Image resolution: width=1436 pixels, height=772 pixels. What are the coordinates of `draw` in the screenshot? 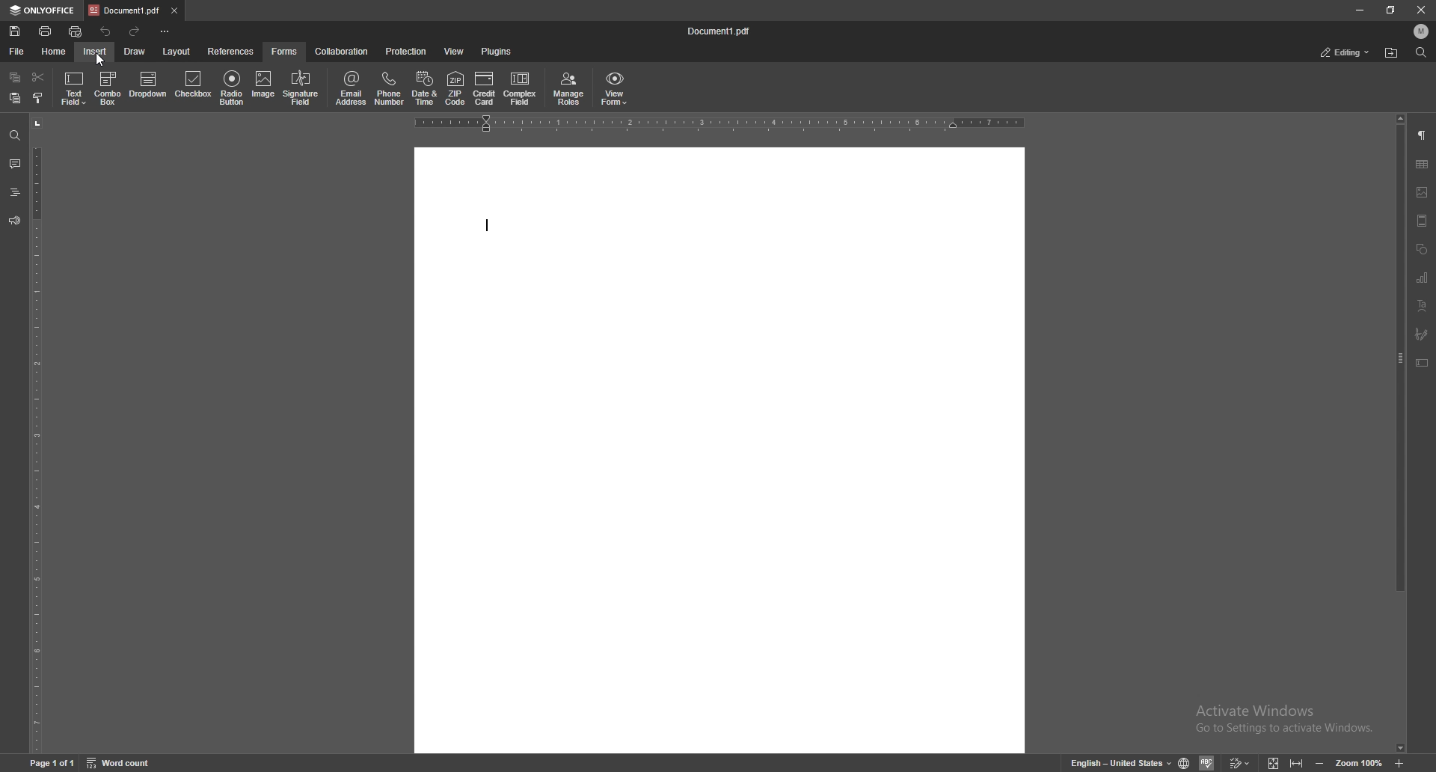 It's located at (135, 52).